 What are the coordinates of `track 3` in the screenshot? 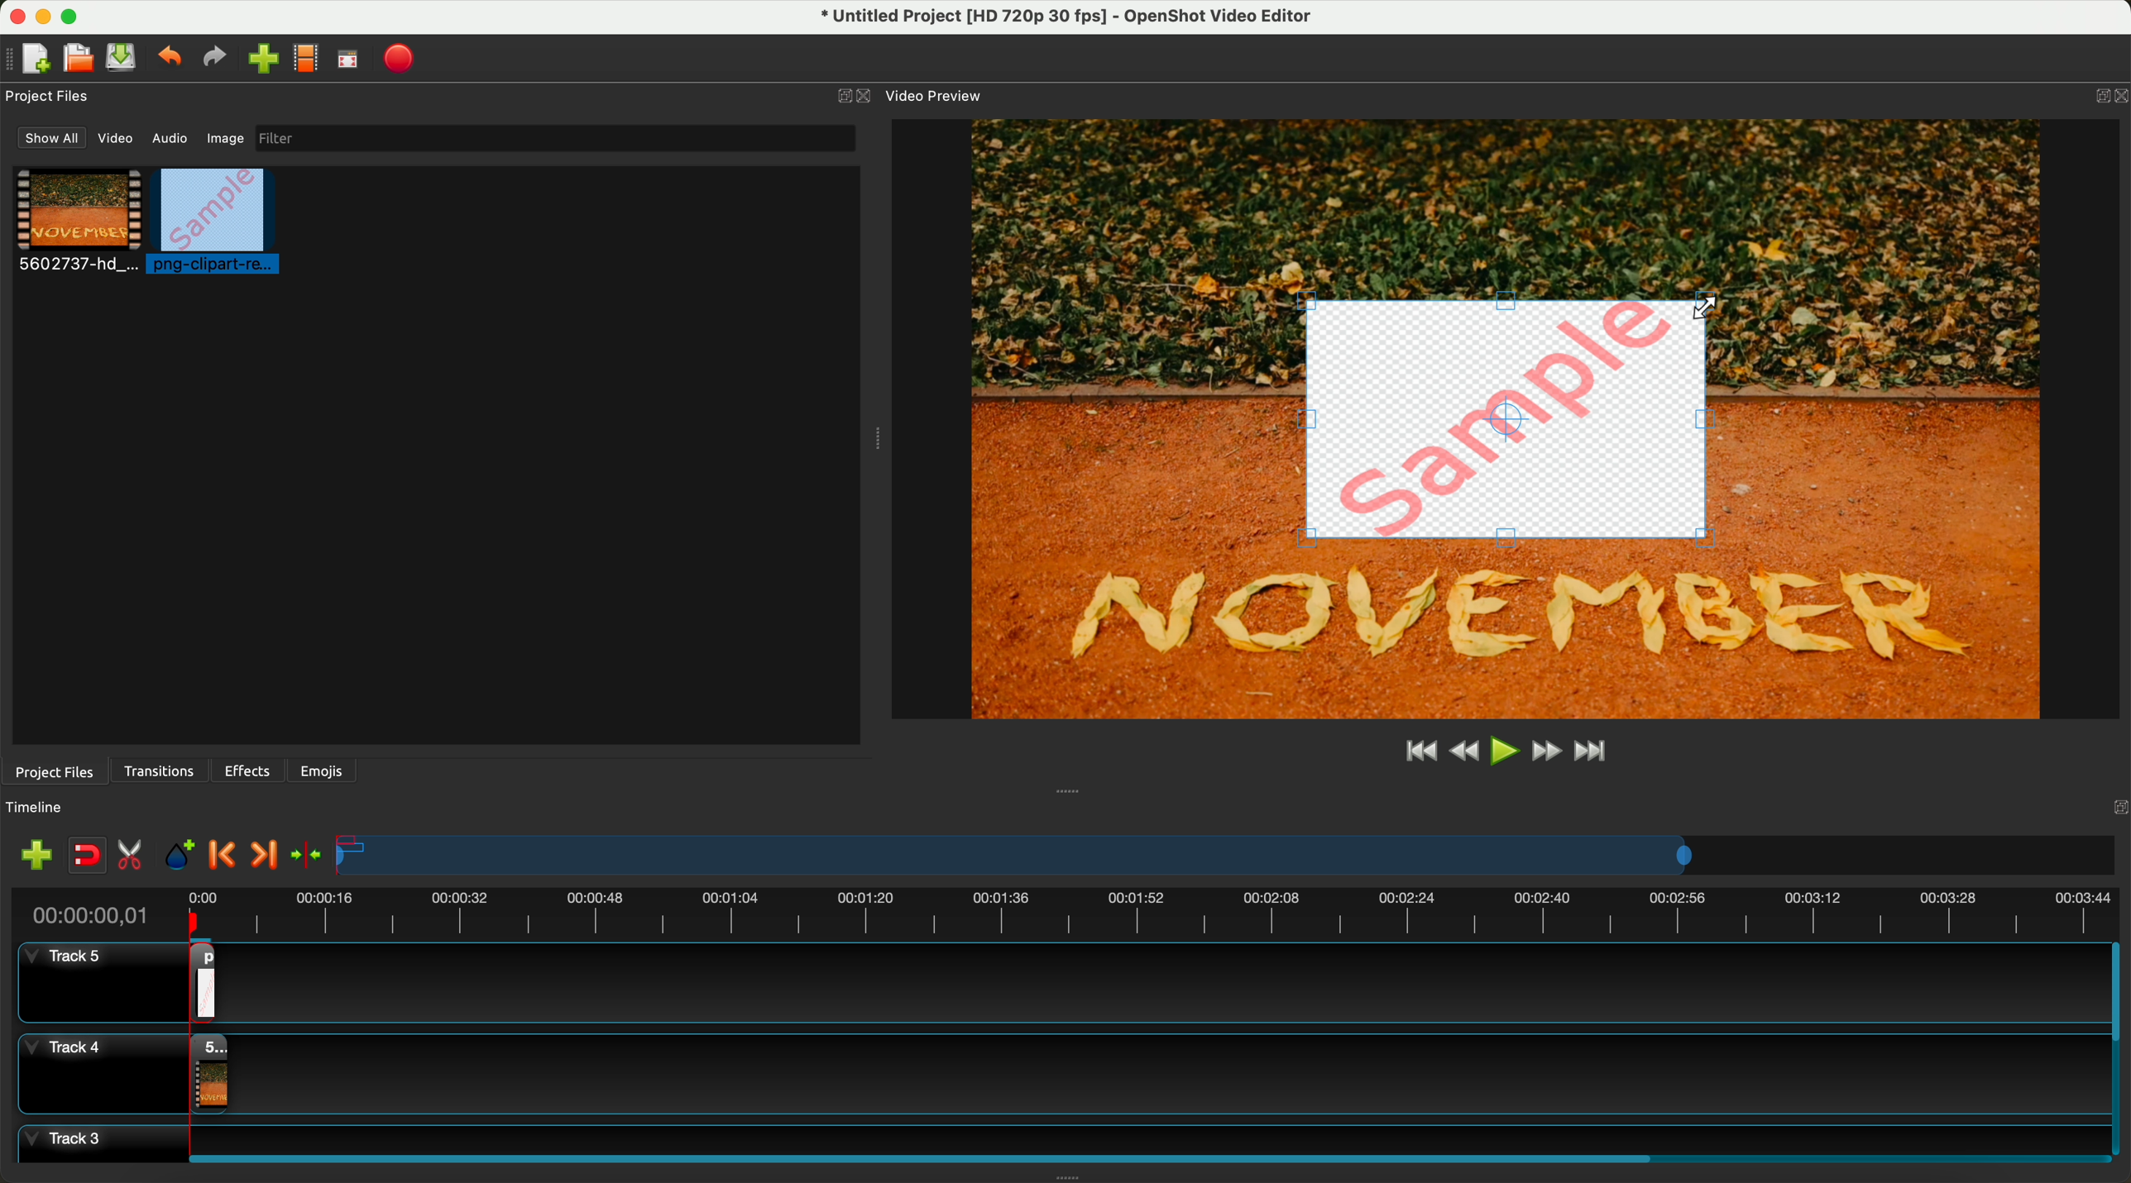 It's located at (1055, 1137).